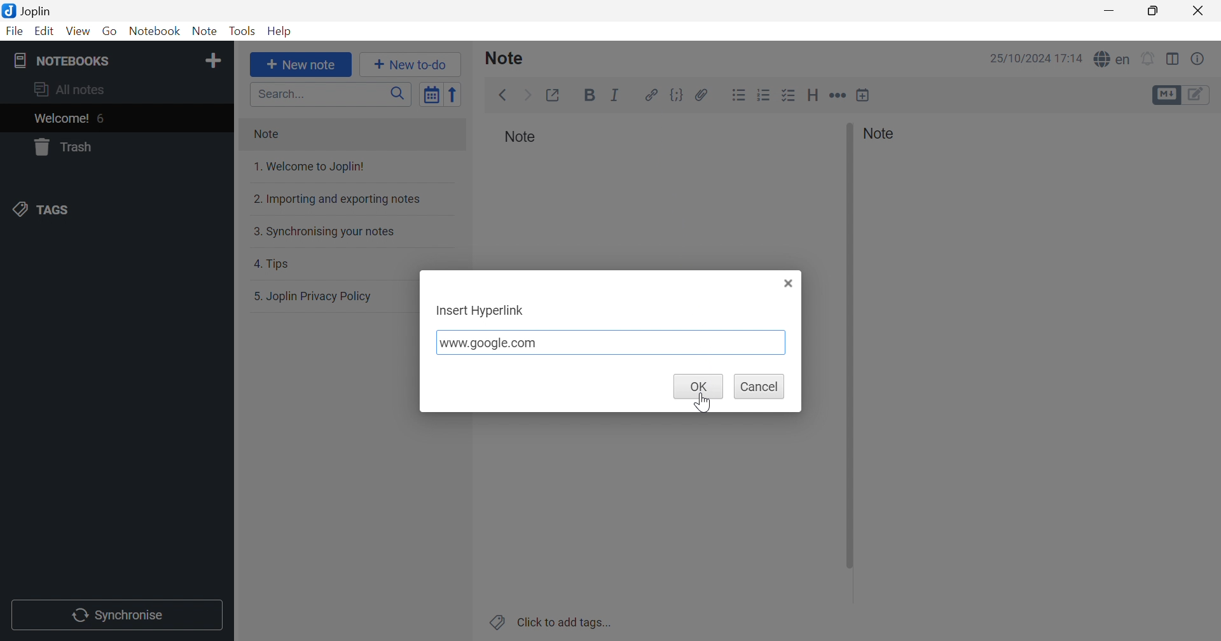 The image size is (1221, 641). I want to click on Notebooks, so click(100, 60).